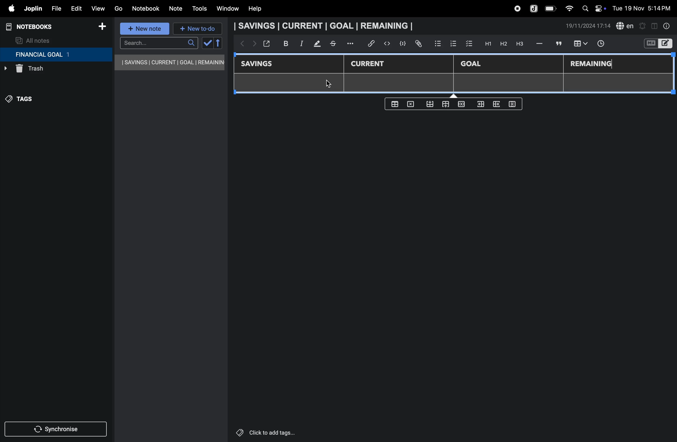 The image size is (677, 442). I want to click on new note, so click(145, 29).